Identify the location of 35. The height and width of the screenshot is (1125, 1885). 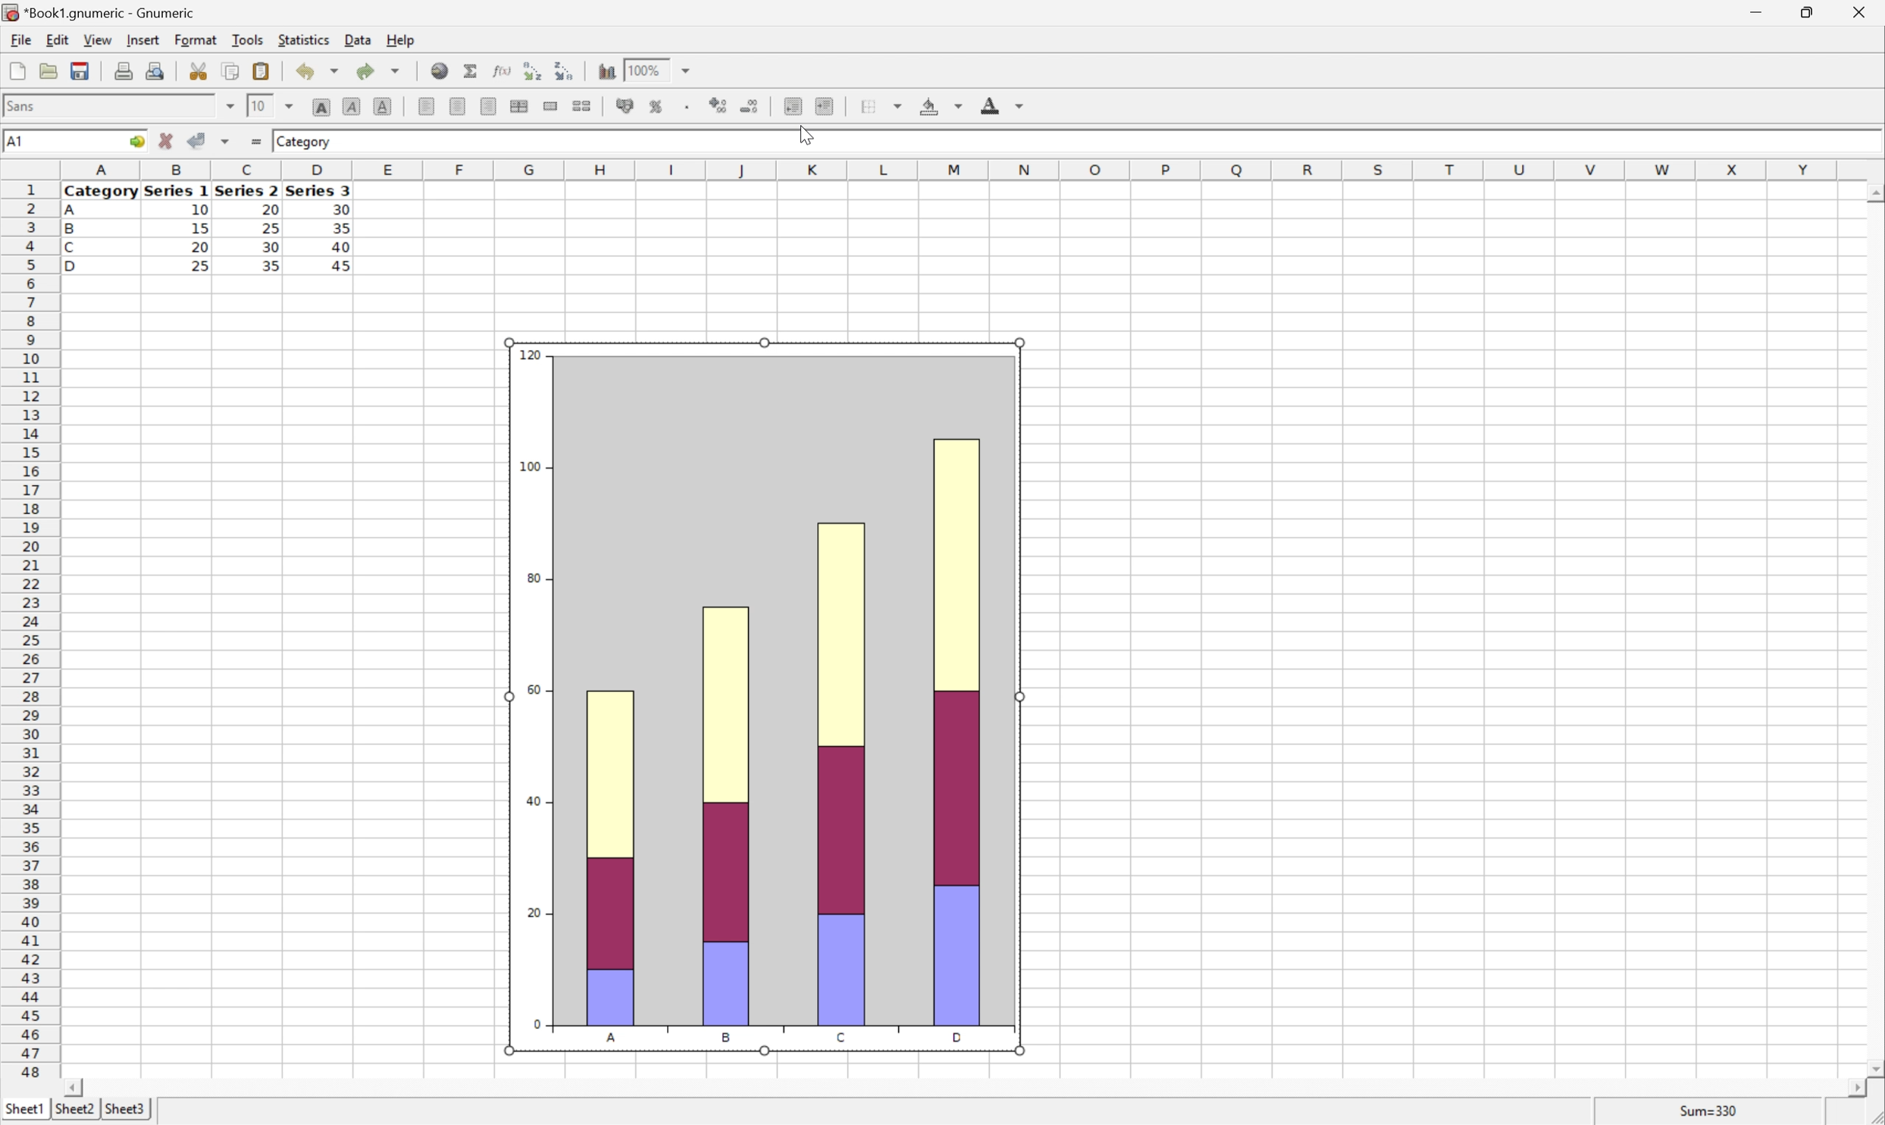
(270, 265).